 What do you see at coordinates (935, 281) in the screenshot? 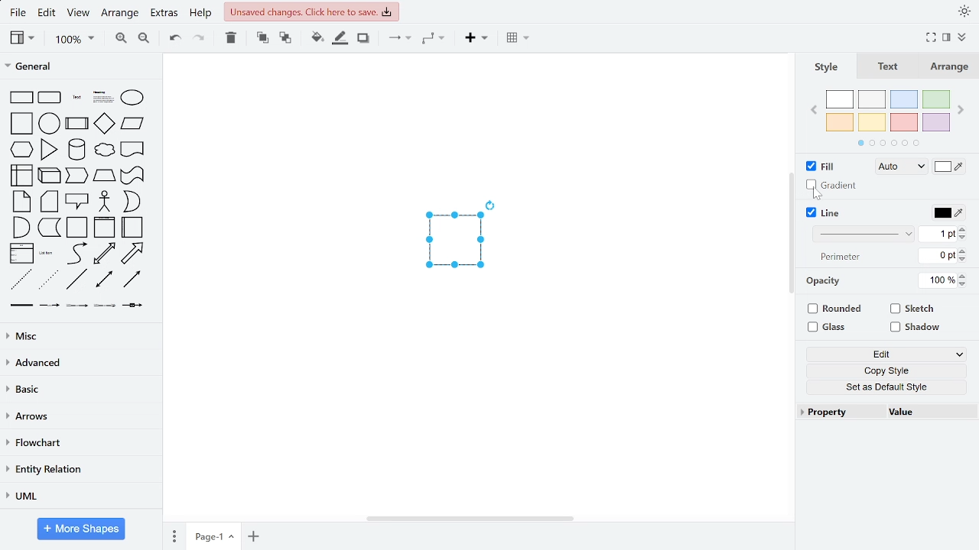
I see `current opacity` at bounding box center [935, 281].